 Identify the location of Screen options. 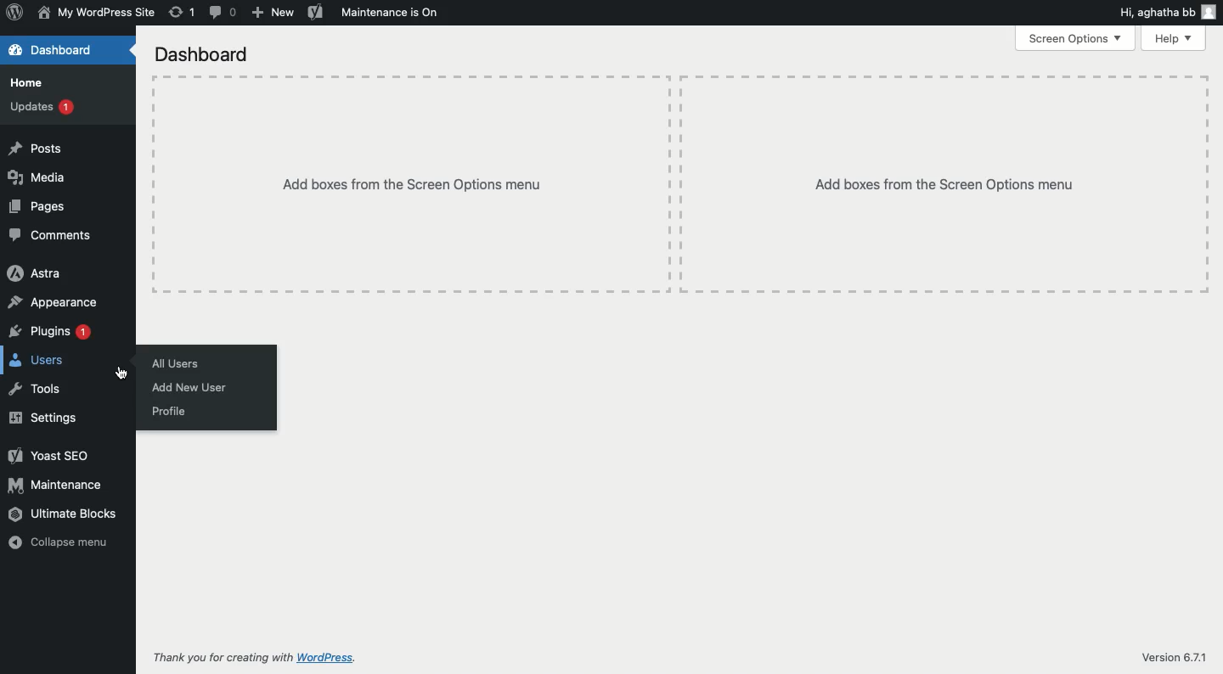
(1074, 39).